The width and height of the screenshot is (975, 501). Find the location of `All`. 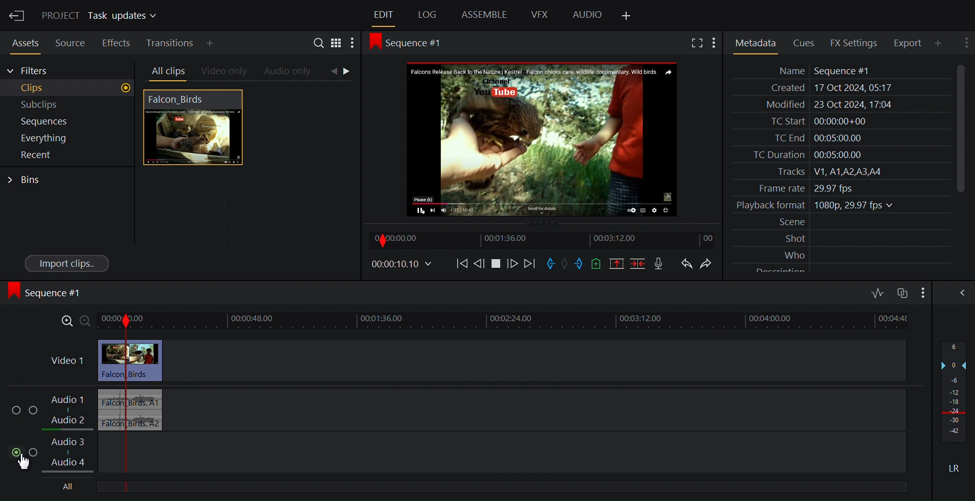

All is located at coordinates (69, 487).